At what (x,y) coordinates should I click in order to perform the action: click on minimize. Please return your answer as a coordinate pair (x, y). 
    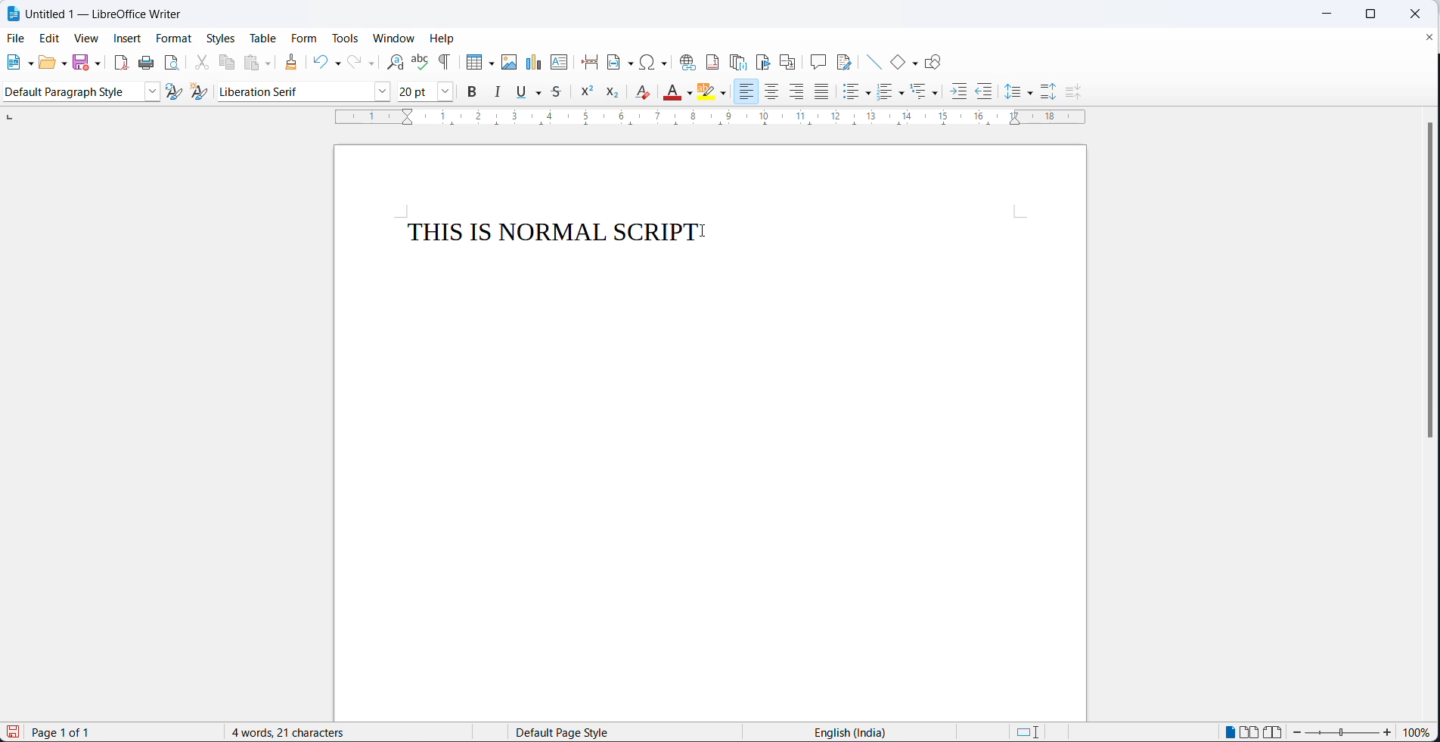
    Looking at the image, I should click on (1328, 14).